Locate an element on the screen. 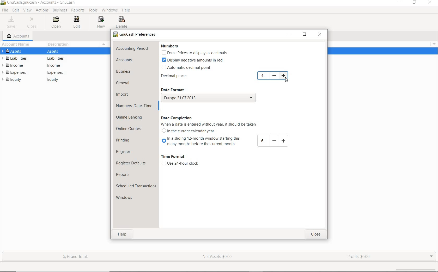 This screenshot has width=438, height=272. register defaults is located at coordinates (132, 163).